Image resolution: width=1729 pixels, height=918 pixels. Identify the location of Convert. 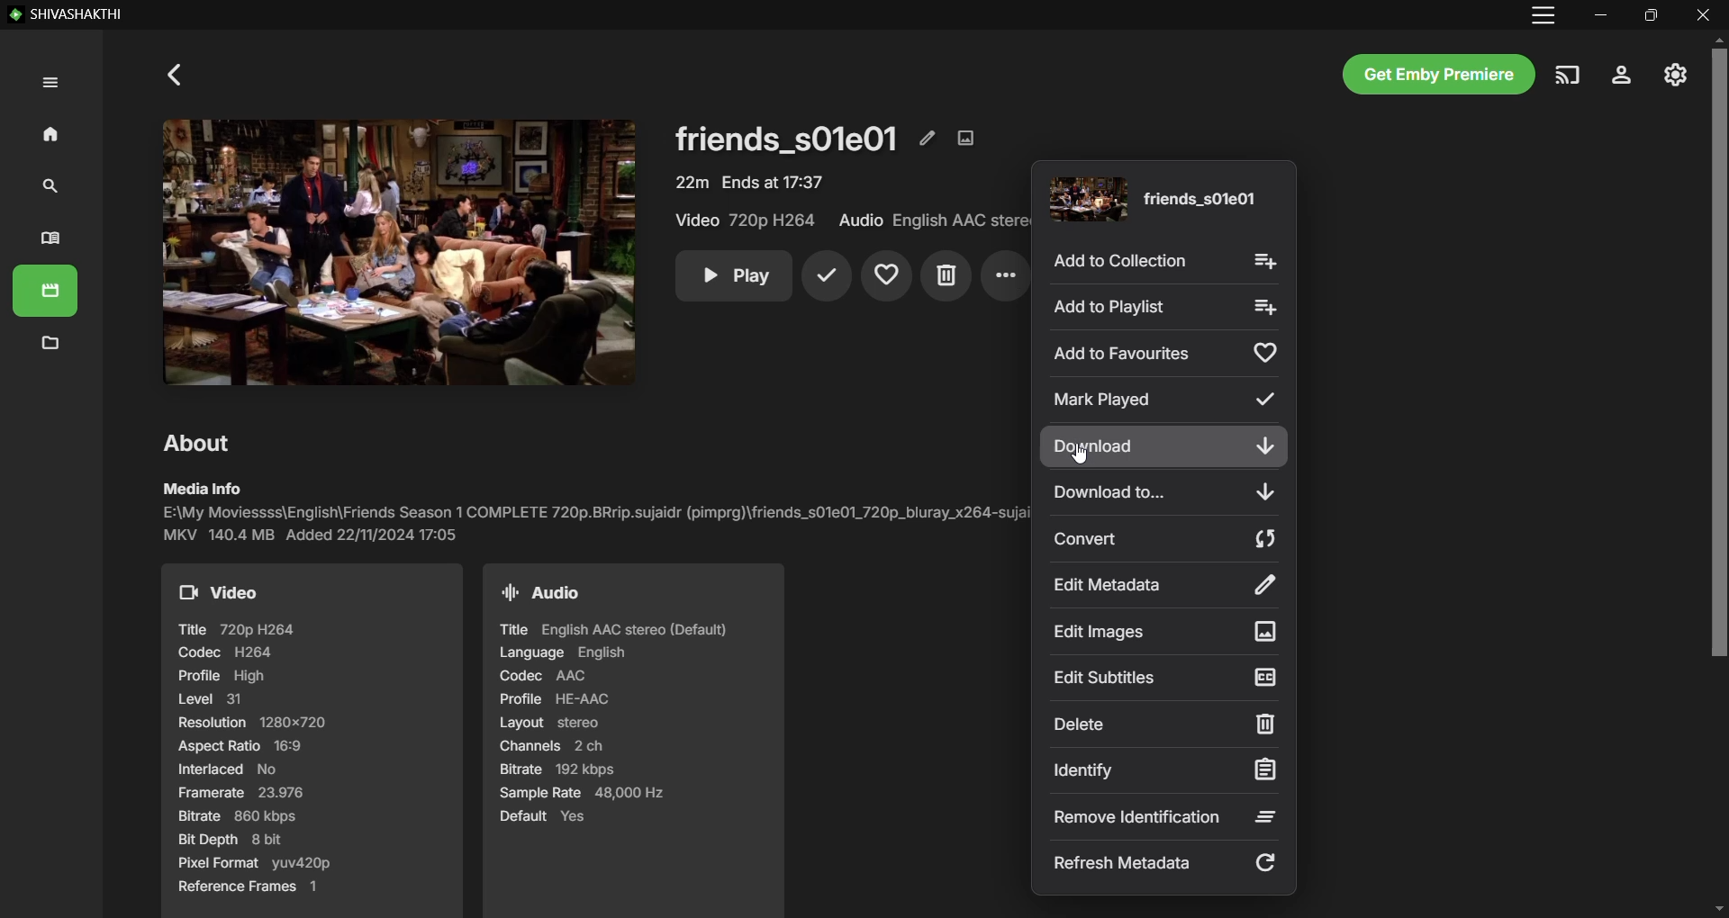
(1166, 537).